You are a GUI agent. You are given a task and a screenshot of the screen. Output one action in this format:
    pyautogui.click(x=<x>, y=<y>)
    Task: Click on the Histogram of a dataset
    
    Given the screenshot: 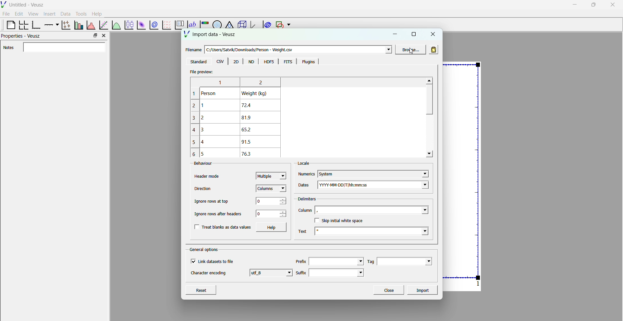 What is the action you would take?
    pyautogui.click(x=91, y=24)
    